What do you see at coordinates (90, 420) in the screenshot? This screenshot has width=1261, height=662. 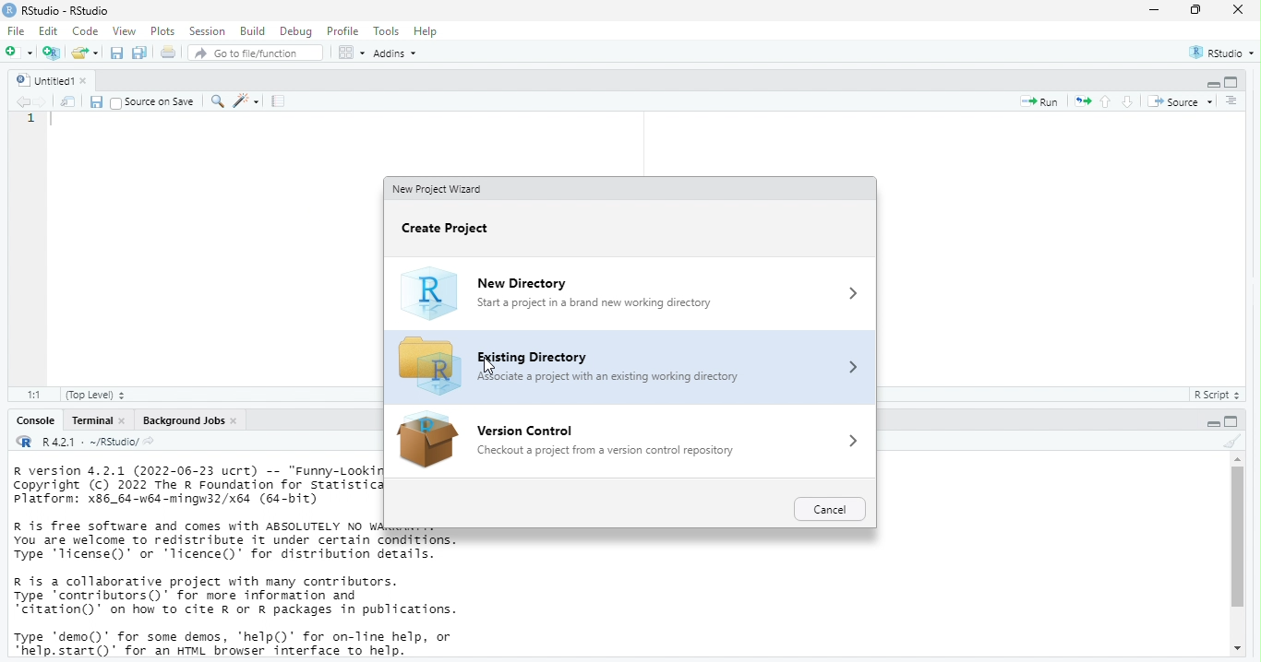 I see `terminal` at bounding box center [90, 420].